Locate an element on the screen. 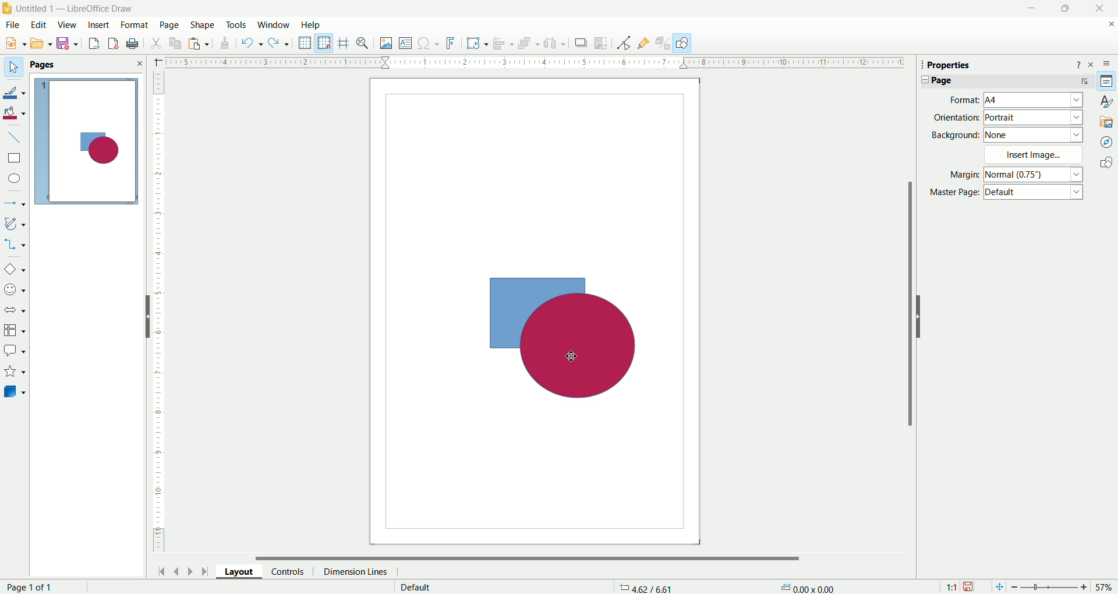 The width and height of the screenshot is (1118, 594). horizontal scroll bar is located at coordinates (535, 557).